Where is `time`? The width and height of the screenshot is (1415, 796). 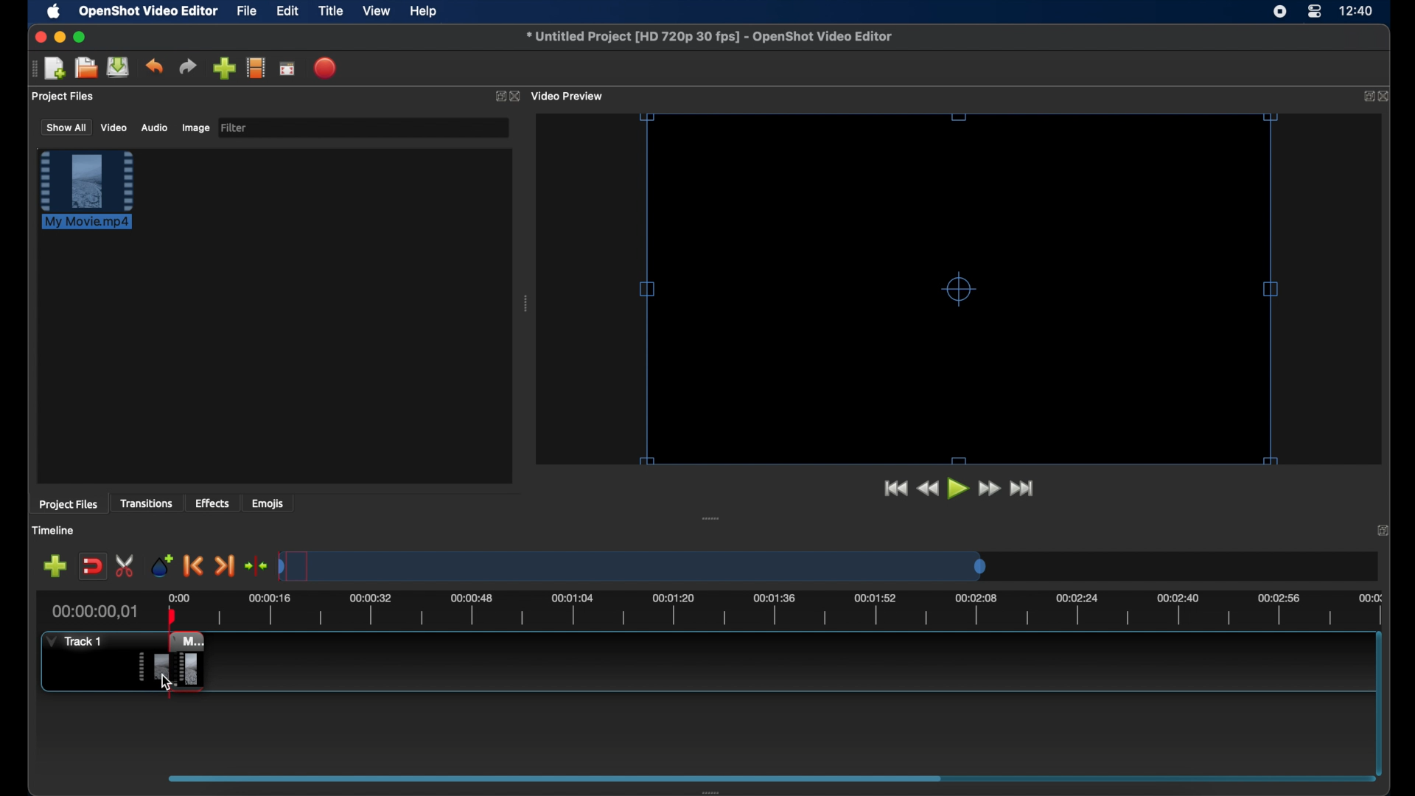
time is located at coordinates (1358, 12).